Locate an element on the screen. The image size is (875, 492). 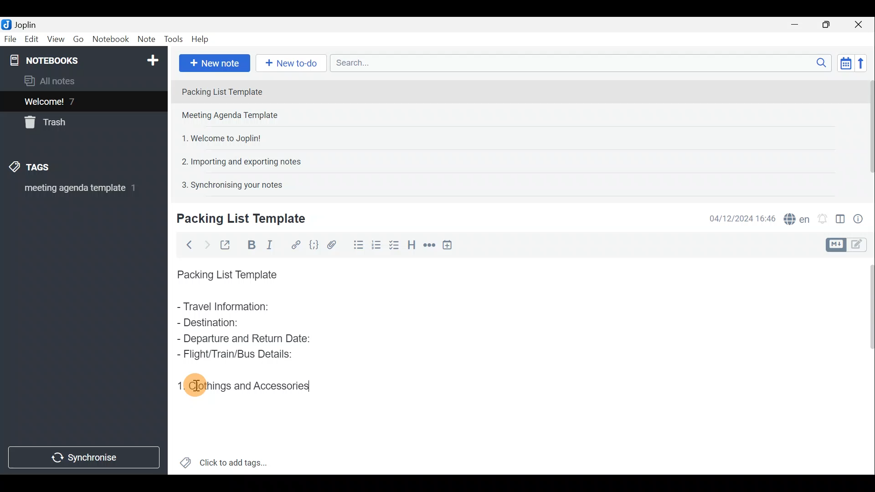
Bold is located at coordinates (250, 244).